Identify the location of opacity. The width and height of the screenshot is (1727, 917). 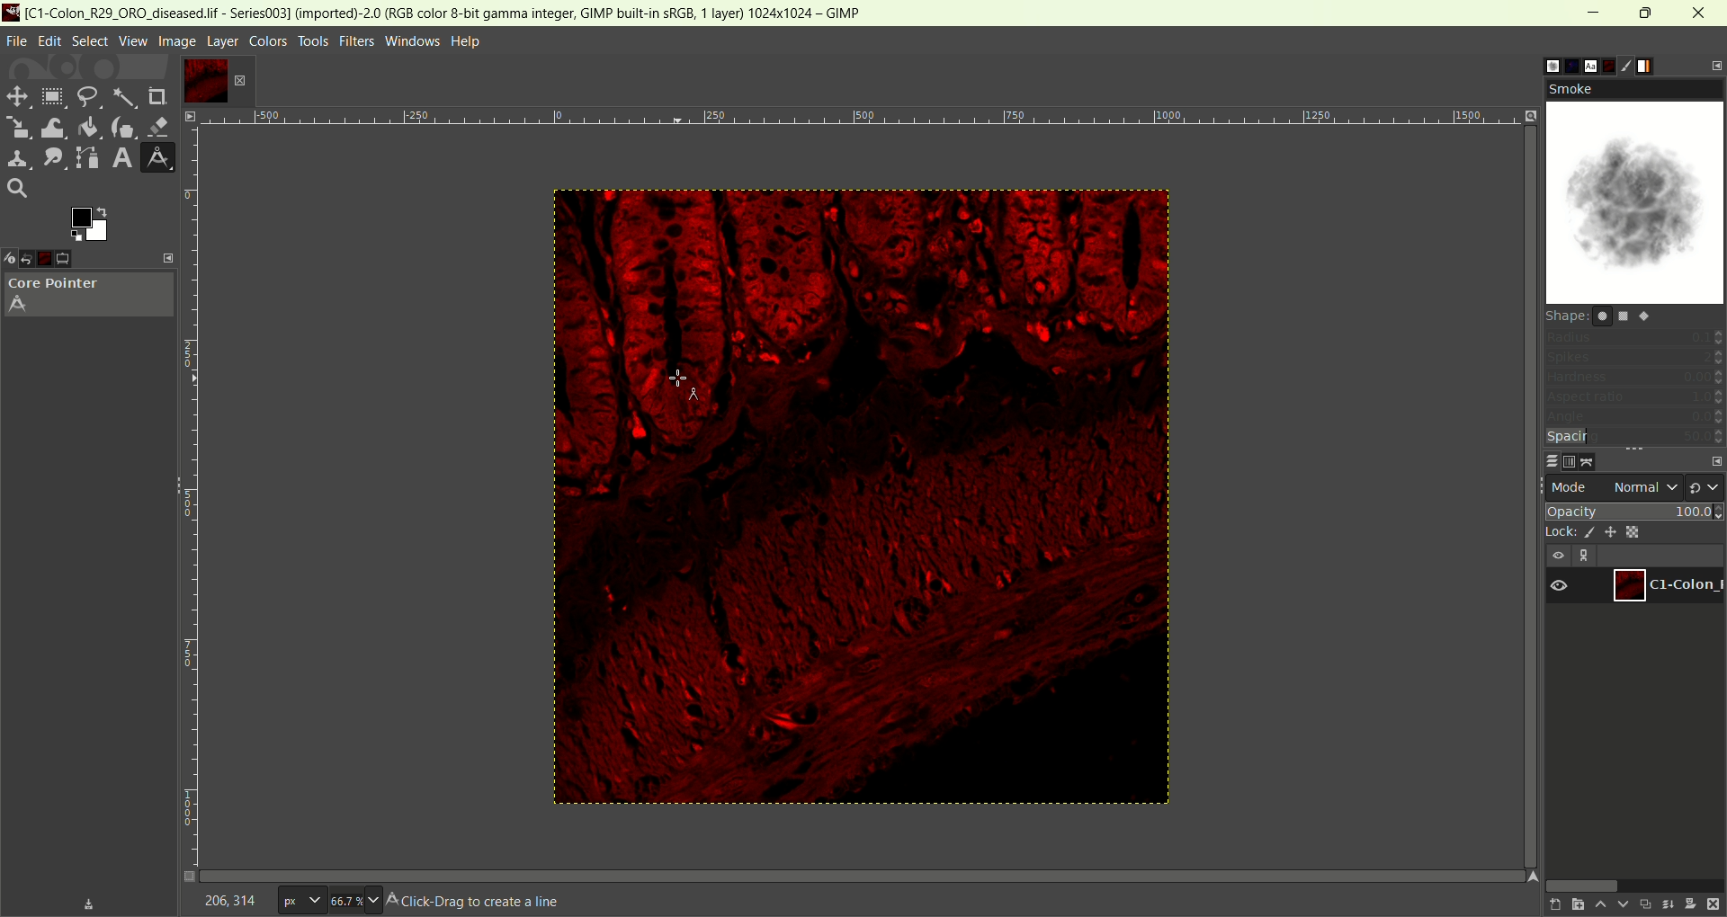
(1636, 510).